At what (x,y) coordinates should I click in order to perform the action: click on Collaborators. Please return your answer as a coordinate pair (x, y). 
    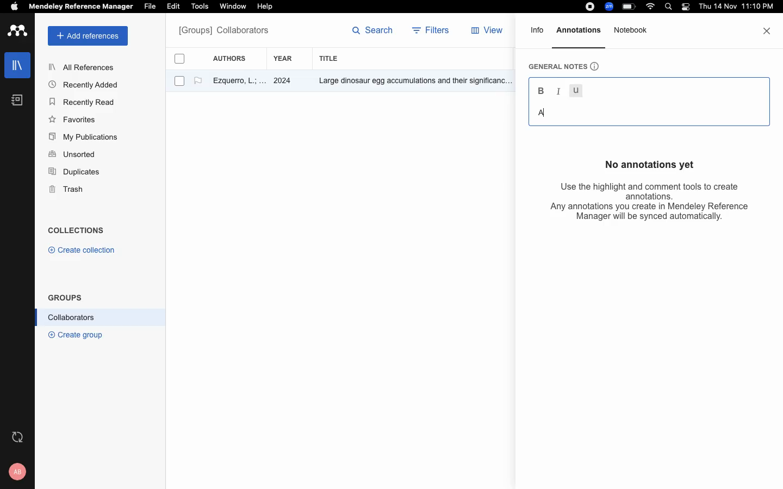
    Looking at the image, I should click on (72, 317).